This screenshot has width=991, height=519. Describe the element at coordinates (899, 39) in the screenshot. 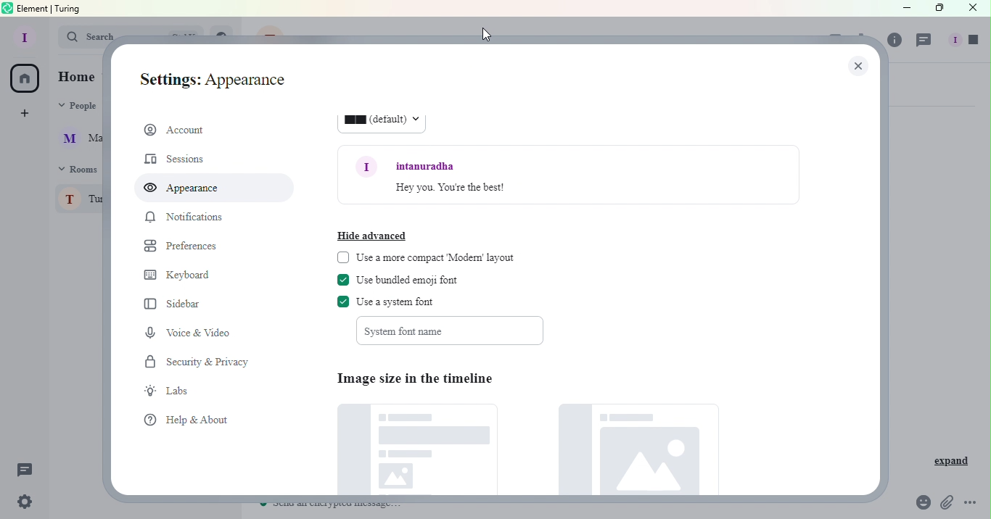

I see `Room info` at that location.